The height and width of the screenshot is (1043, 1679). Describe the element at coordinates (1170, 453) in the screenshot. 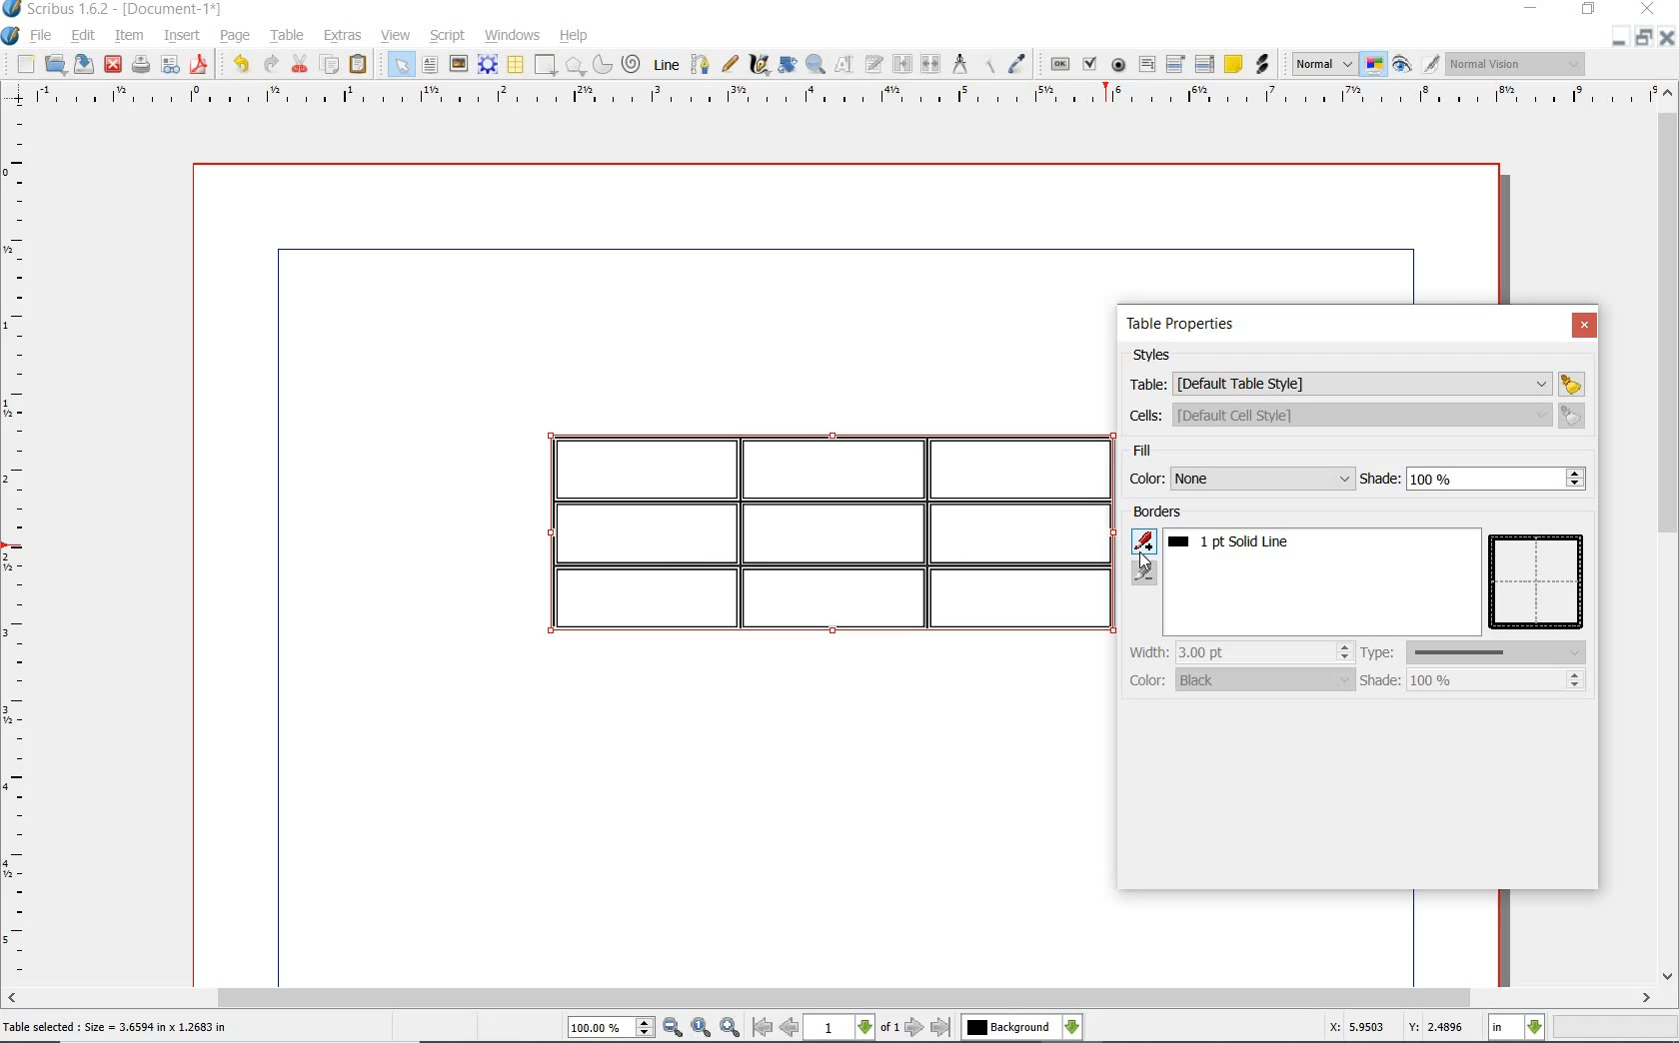

I see `fill` at that location.